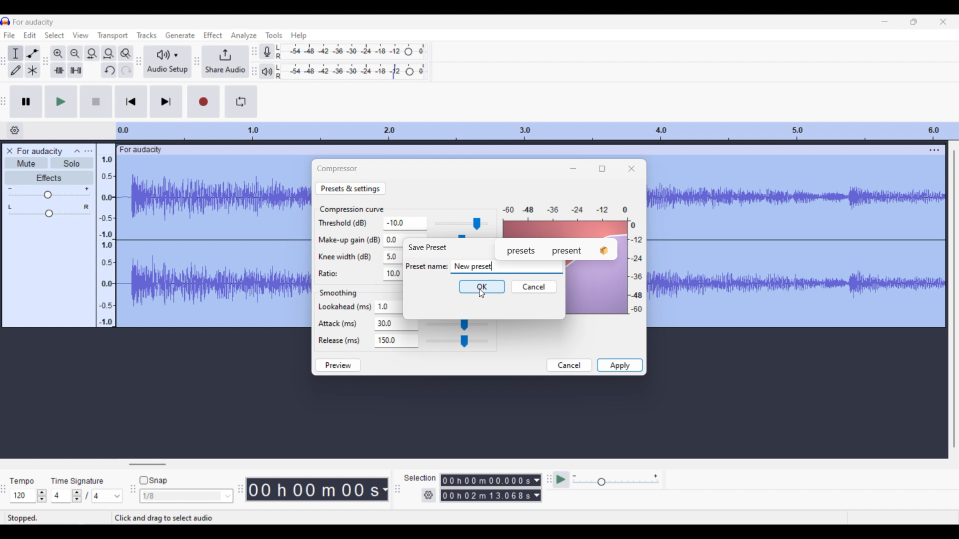 This screenshot has height=539, width=959. I want to click on Zoom out, so click(76, 53).